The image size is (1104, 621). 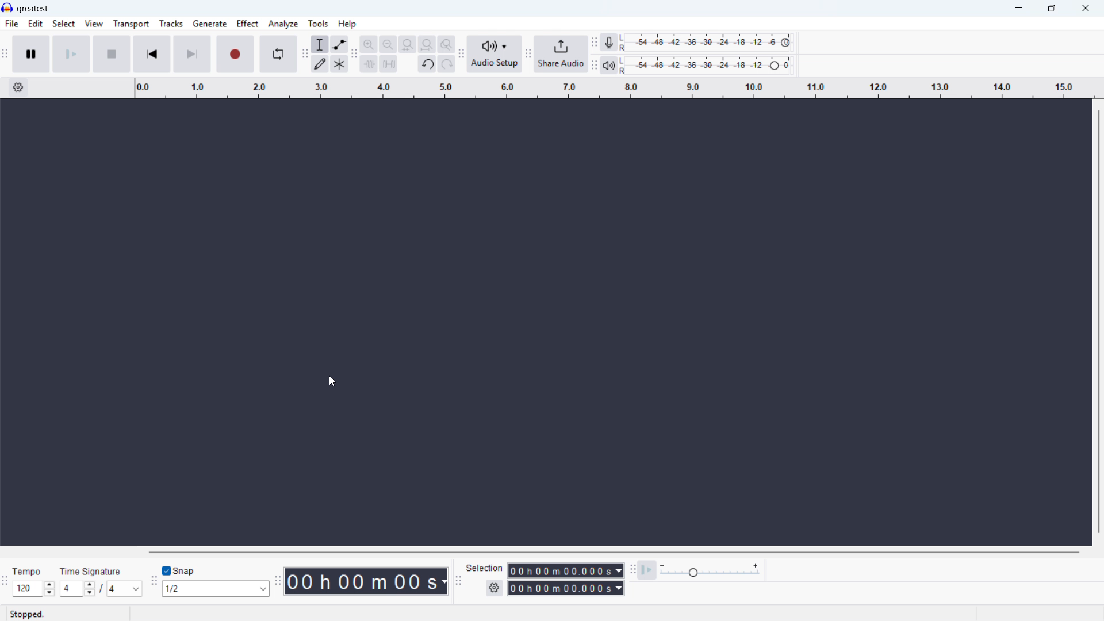 What do you see at coordinates (248, 24) in the screenshot?
I see `effect ` at bounding box center [248, 24].